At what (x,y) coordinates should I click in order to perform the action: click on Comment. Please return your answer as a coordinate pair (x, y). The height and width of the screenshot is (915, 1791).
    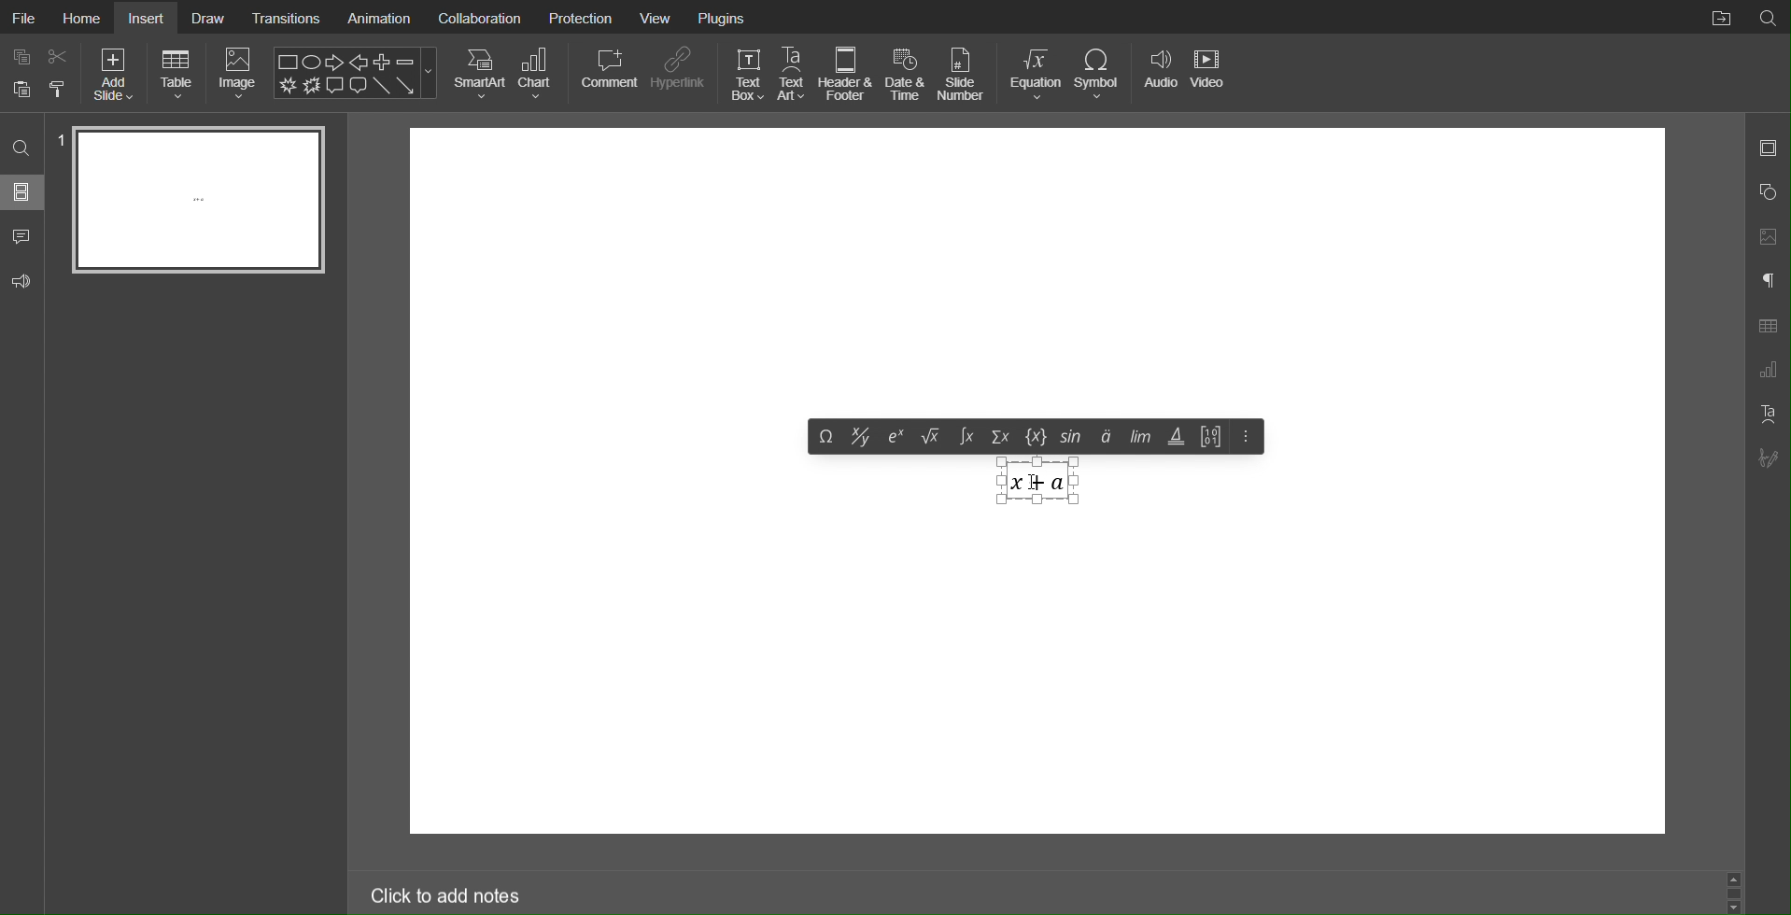
    Looking at the image, I should click on (607, 73).